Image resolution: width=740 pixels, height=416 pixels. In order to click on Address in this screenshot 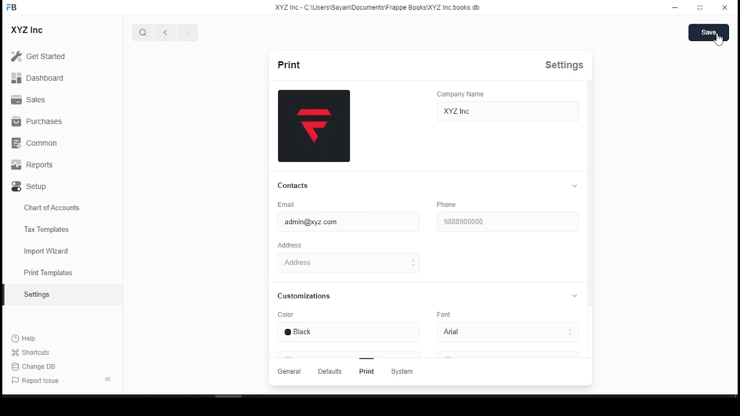, I will do `click(289, 246)`.